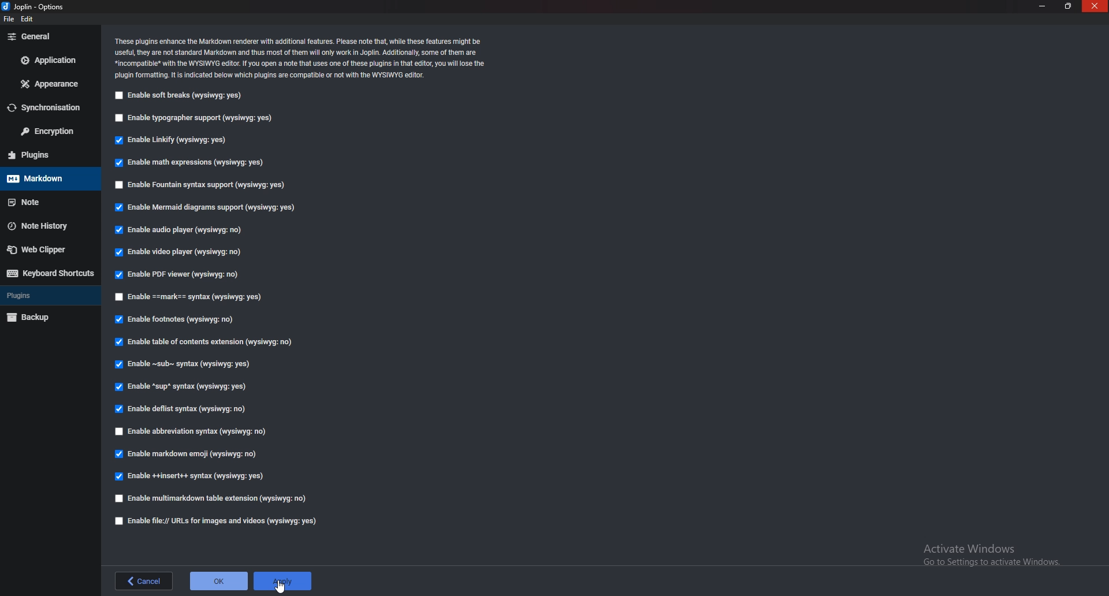 Image resolution: width=1109 pixels, height=596 pixels. I want to click on Enable footnotes, so click(178, 321).